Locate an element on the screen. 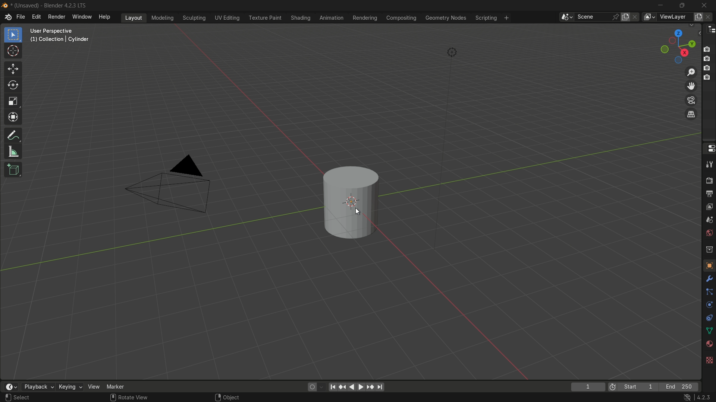  compositing is located at coordinates (401, 19).